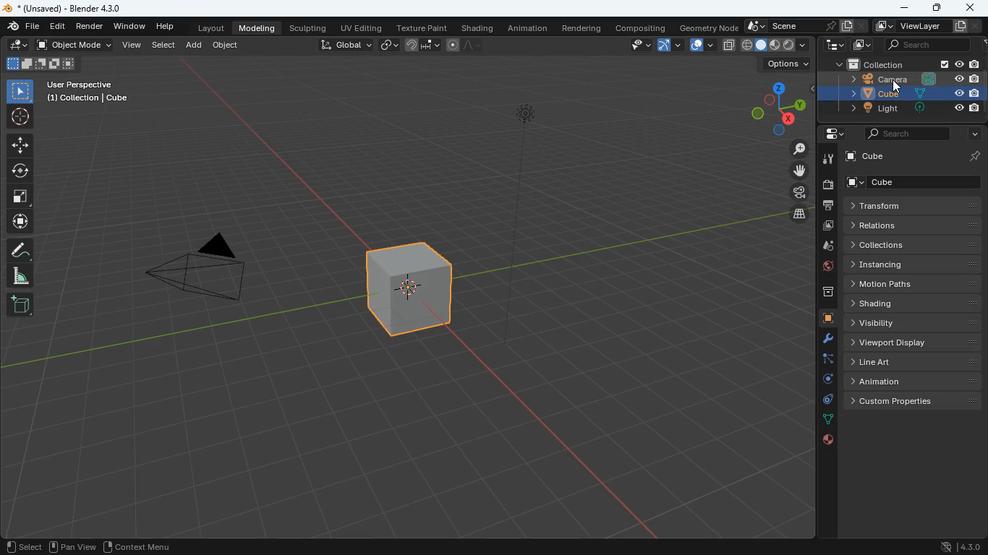  I want to click on draw, so click(464, 46).